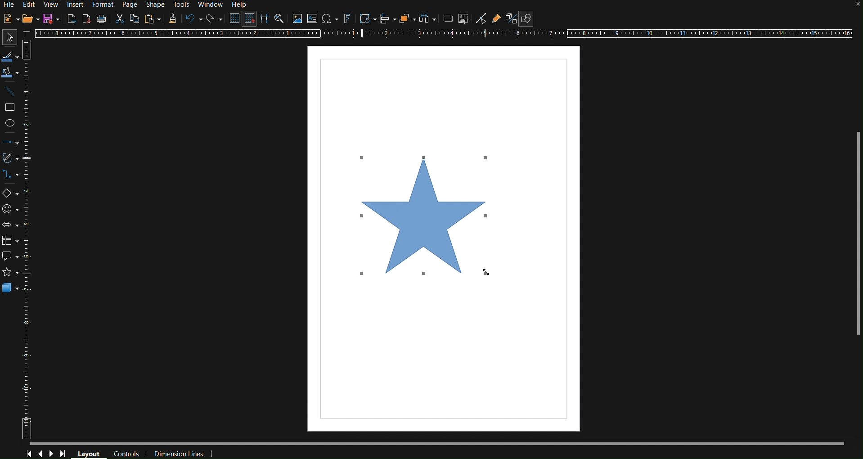  Describe the element at coordinates (11, 178) in the screenshot. I see `Connector` at that location.